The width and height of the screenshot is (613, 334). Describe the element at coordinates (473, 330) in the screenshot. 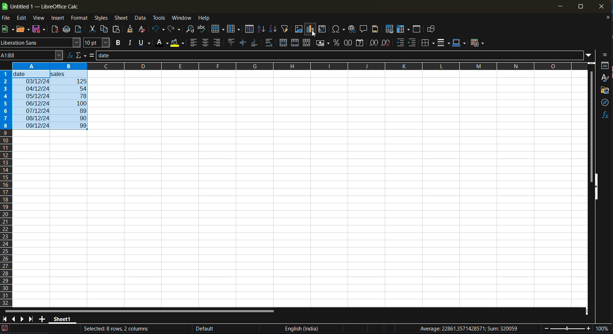

I see `average, sum of cells` at that location.